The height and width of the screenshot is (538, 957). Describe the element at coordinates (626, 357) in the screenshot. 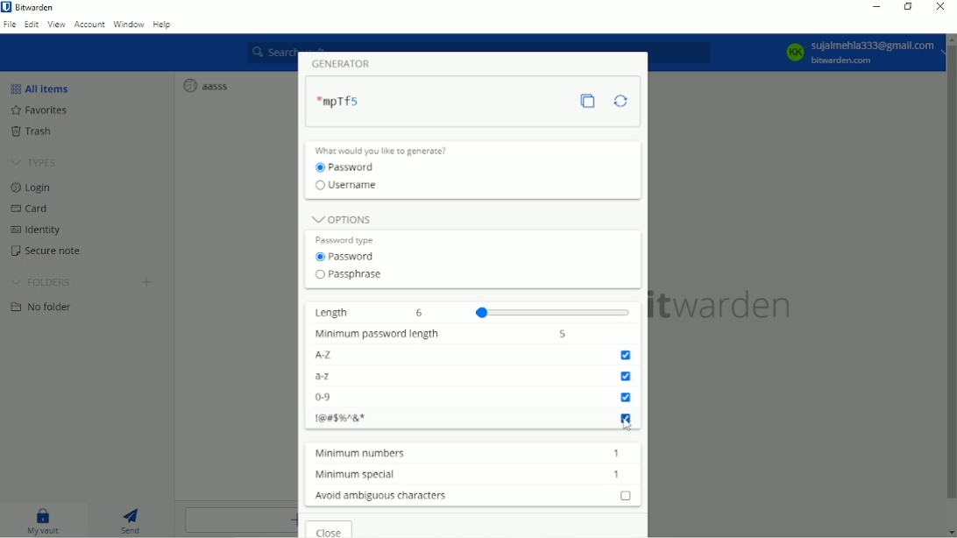

I see `uppercase letters checkbox` at that location.